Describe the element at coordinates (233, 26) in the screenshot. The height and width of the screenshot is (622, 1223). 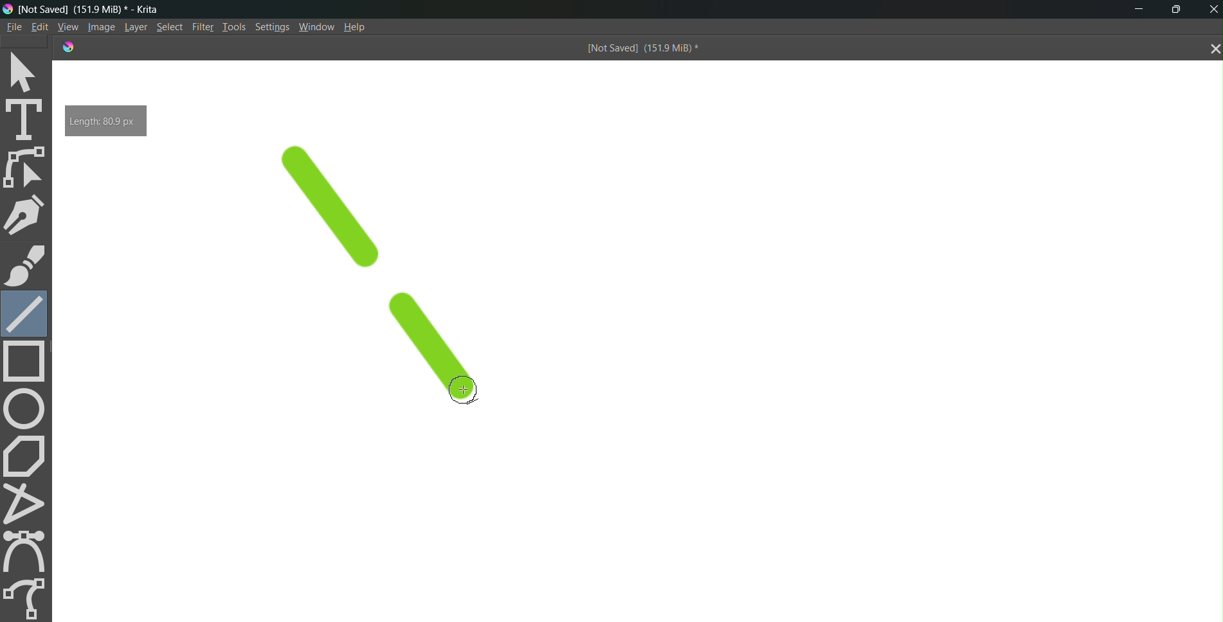
I see `Tools` at that location.